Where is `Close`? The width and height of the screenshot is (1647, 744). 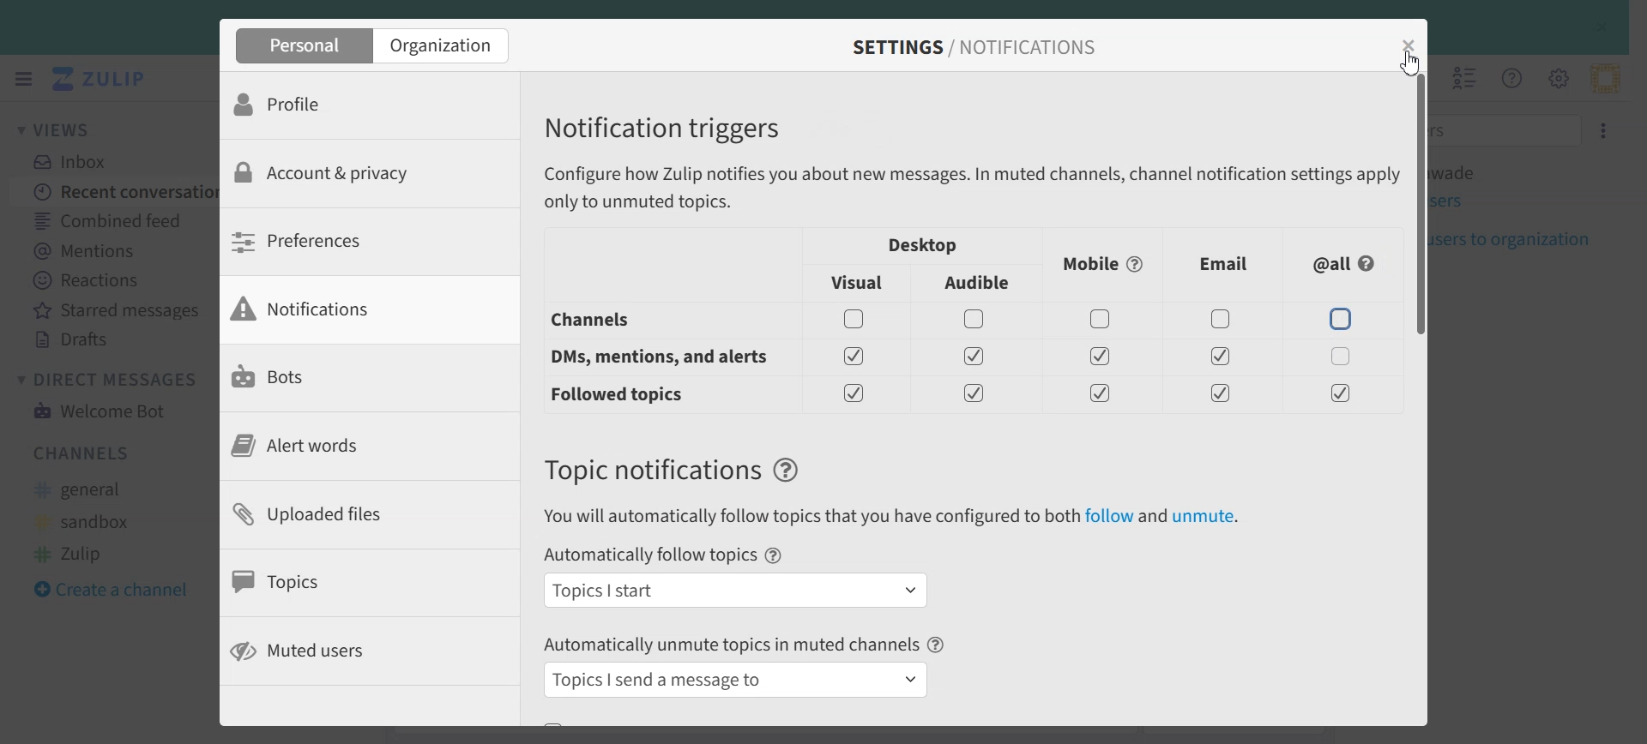 Close is located at coordinates (1409, 45).